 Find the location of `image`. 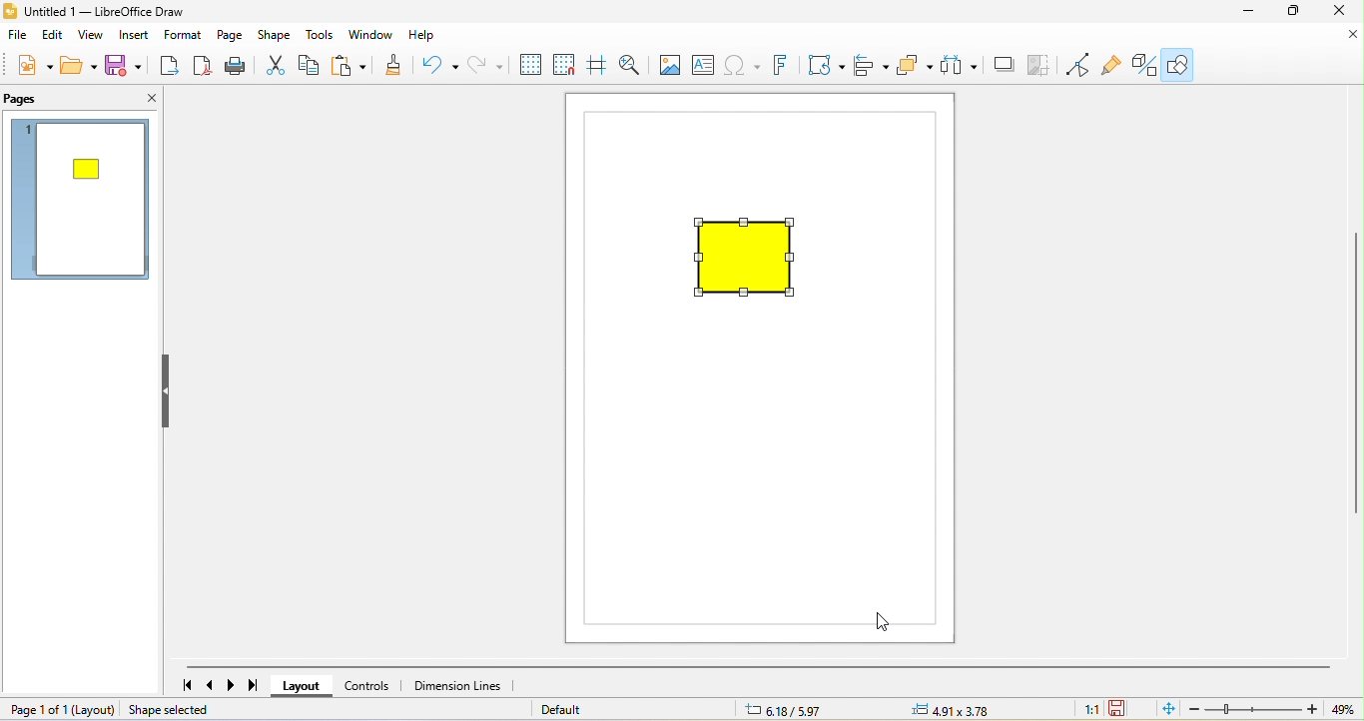

image is located at coordinates (669, 64).